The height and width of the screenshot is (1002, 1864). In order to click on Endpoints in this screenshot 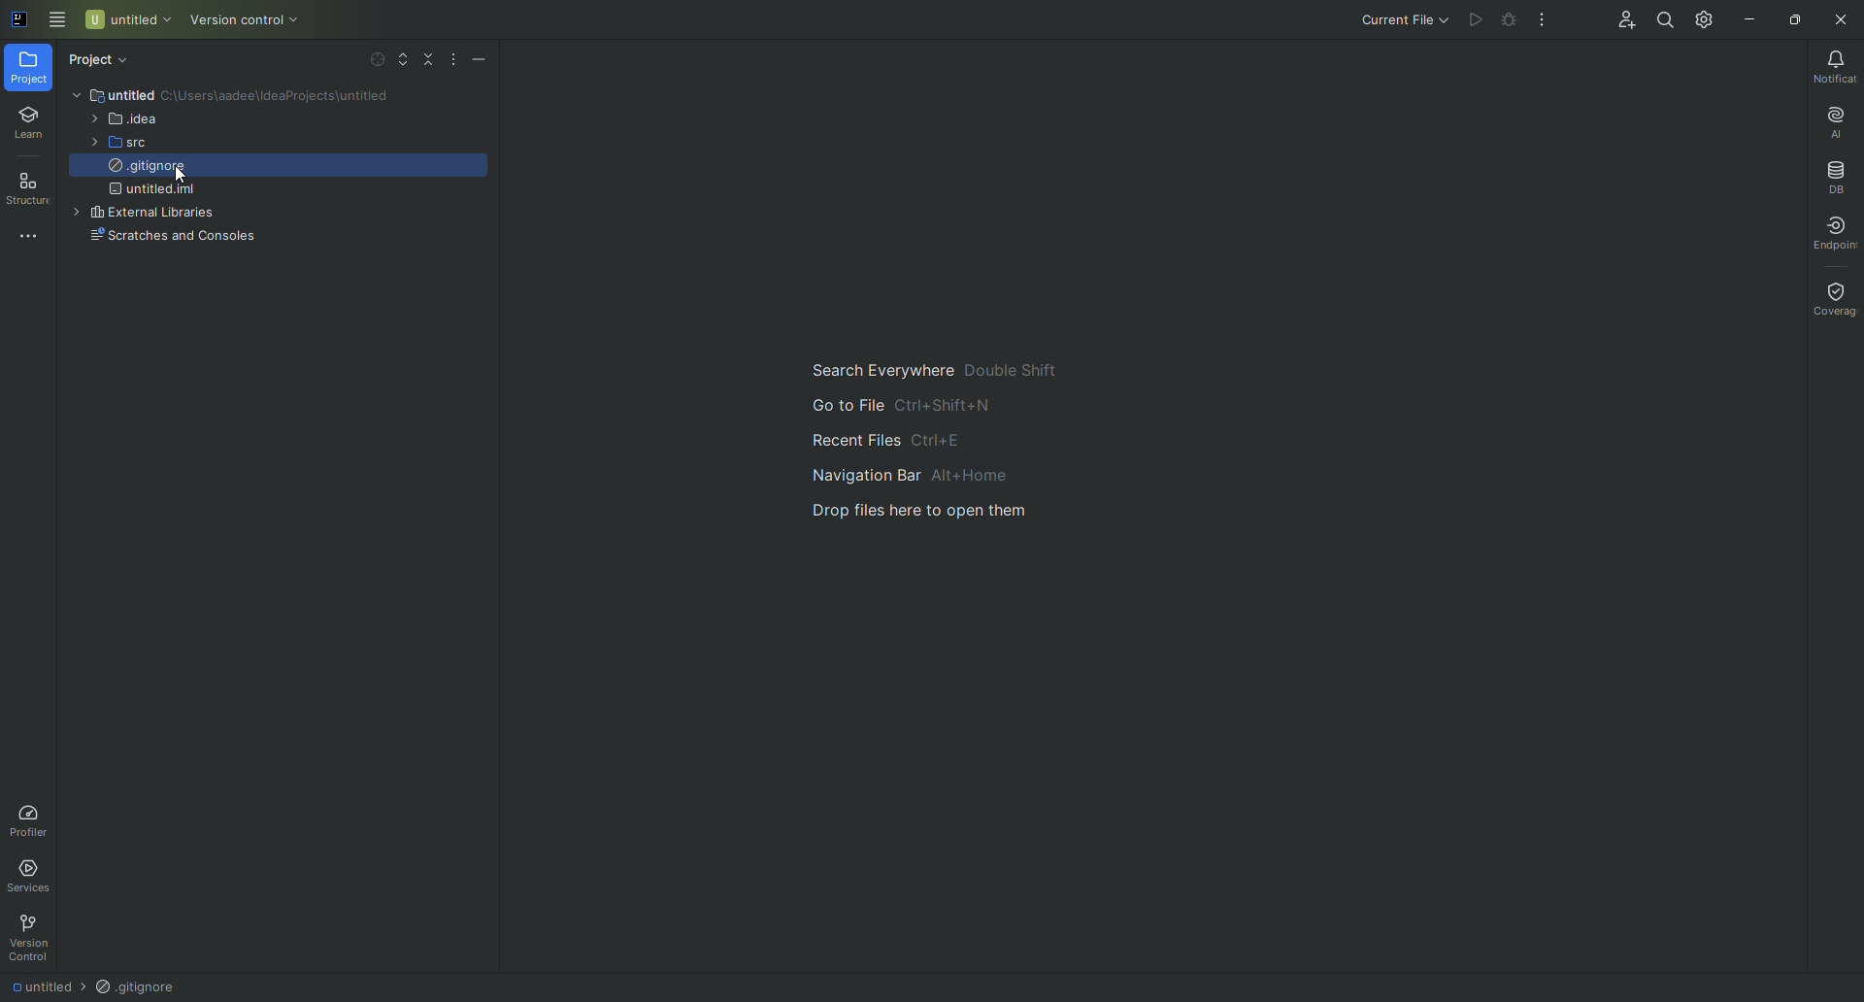, I will do `click(1840, 234)`.